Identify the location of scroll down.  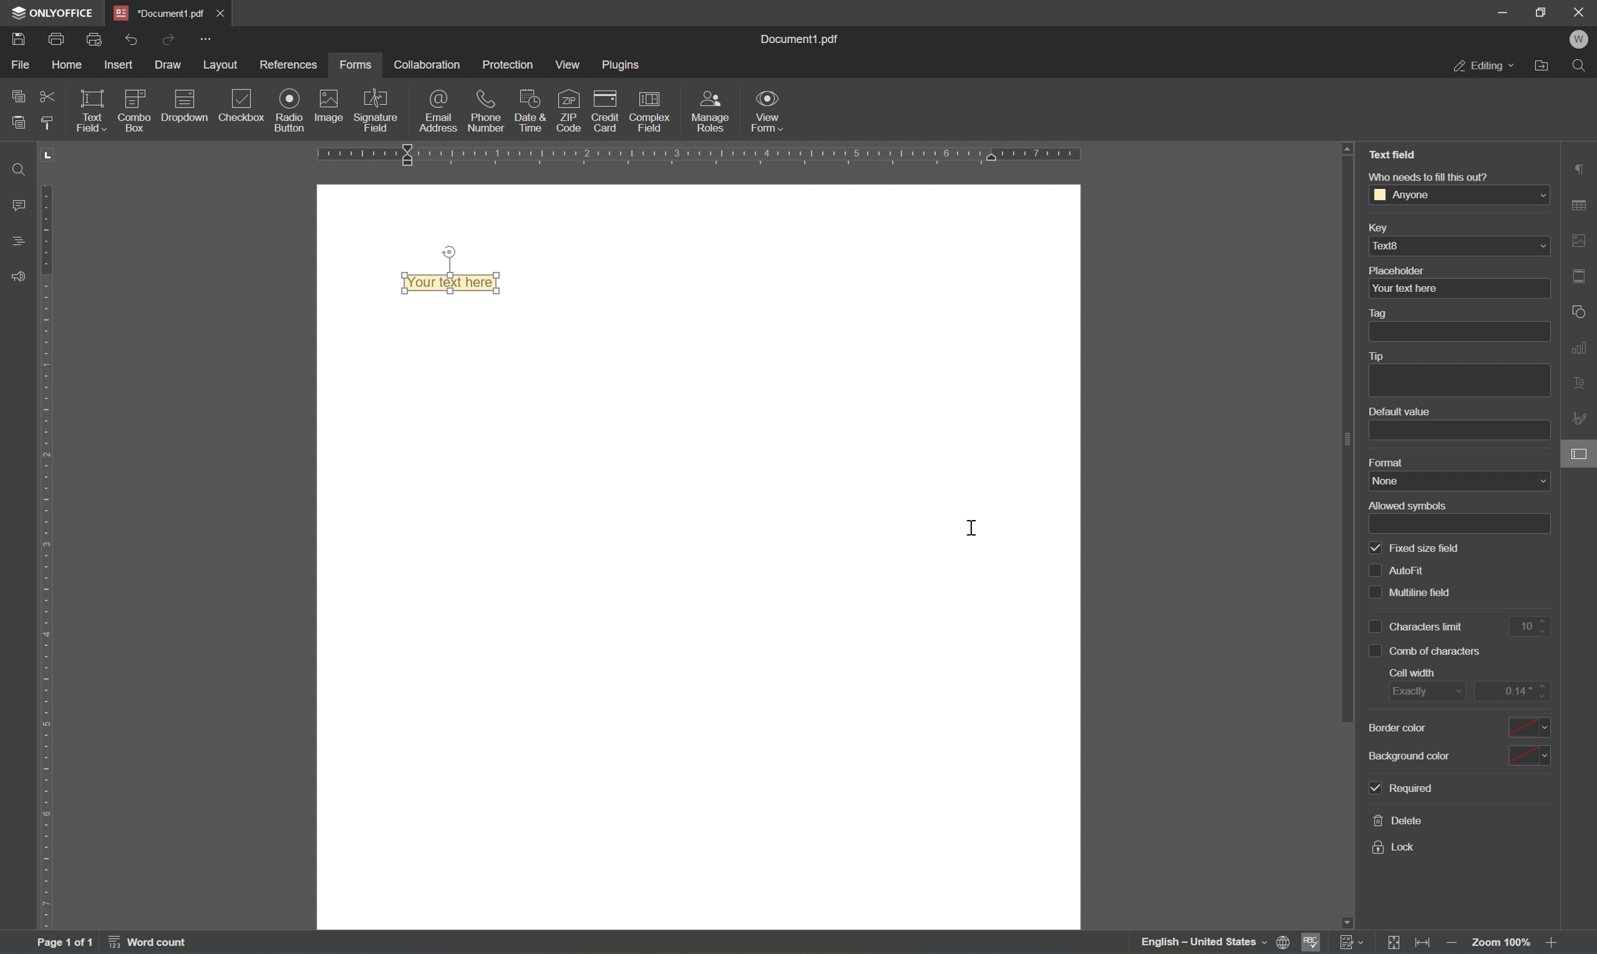
(1551, 923).